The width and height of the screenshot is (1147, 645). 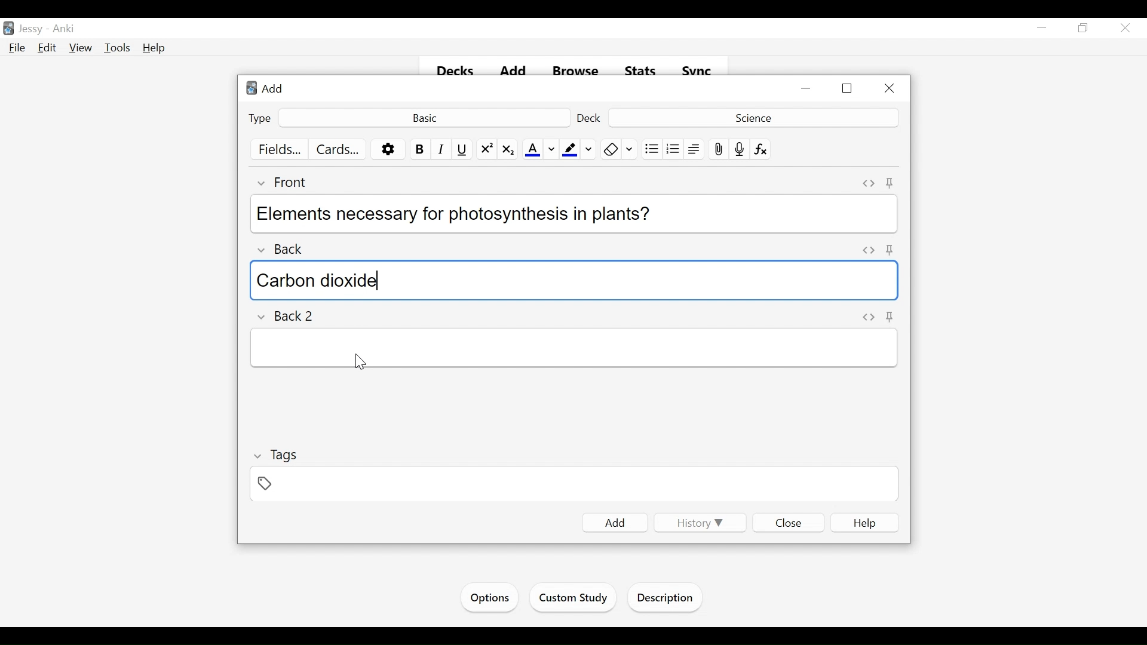 What do you see at coordinates (761, 149) in the screenshot?
I see `Equation` at bounding box center [761, 149].